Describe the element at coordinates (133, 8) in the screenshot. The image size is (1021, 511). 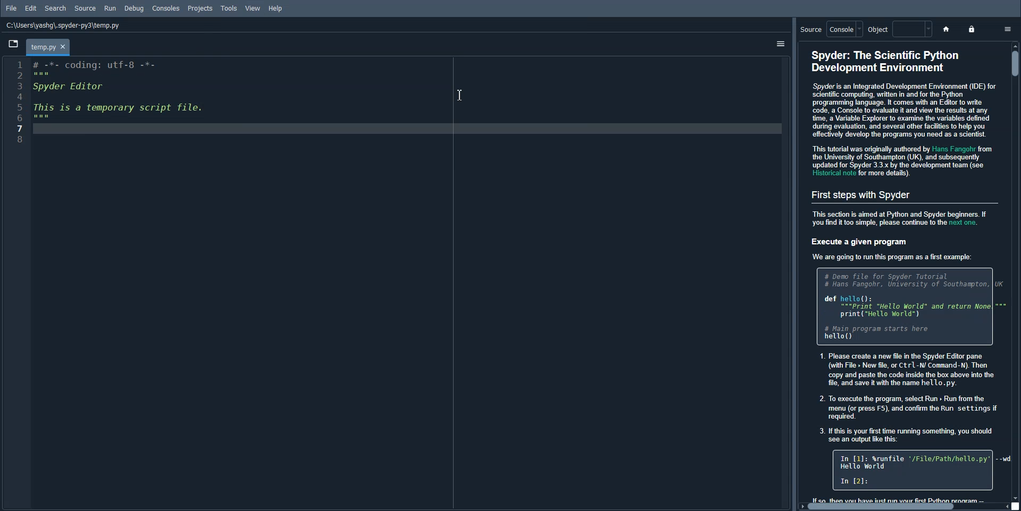
I see `Debug` at that location.